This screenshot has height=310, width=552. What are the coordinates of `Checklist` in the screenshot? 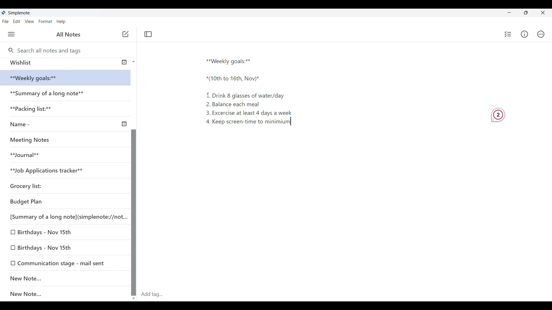 It's located at (507, 34).